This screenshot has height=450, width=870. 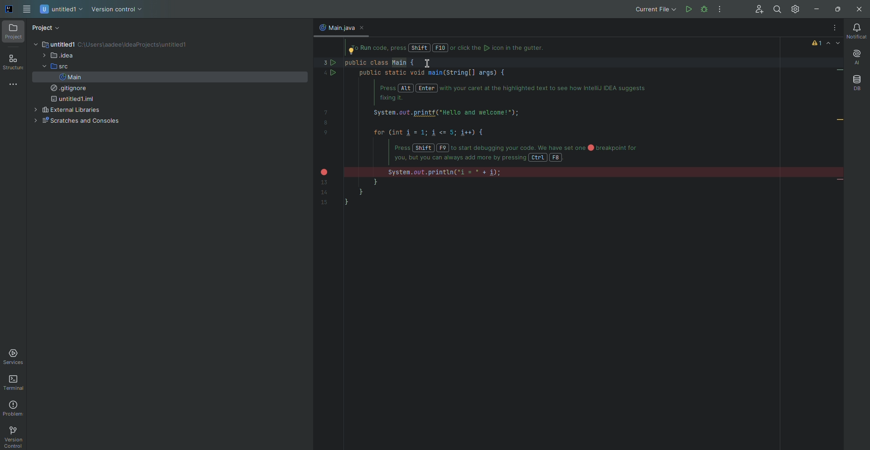 What do you see at coordinates (721, 9) in the screenshot?
I see `Debug` at bounding box center [721, 9].